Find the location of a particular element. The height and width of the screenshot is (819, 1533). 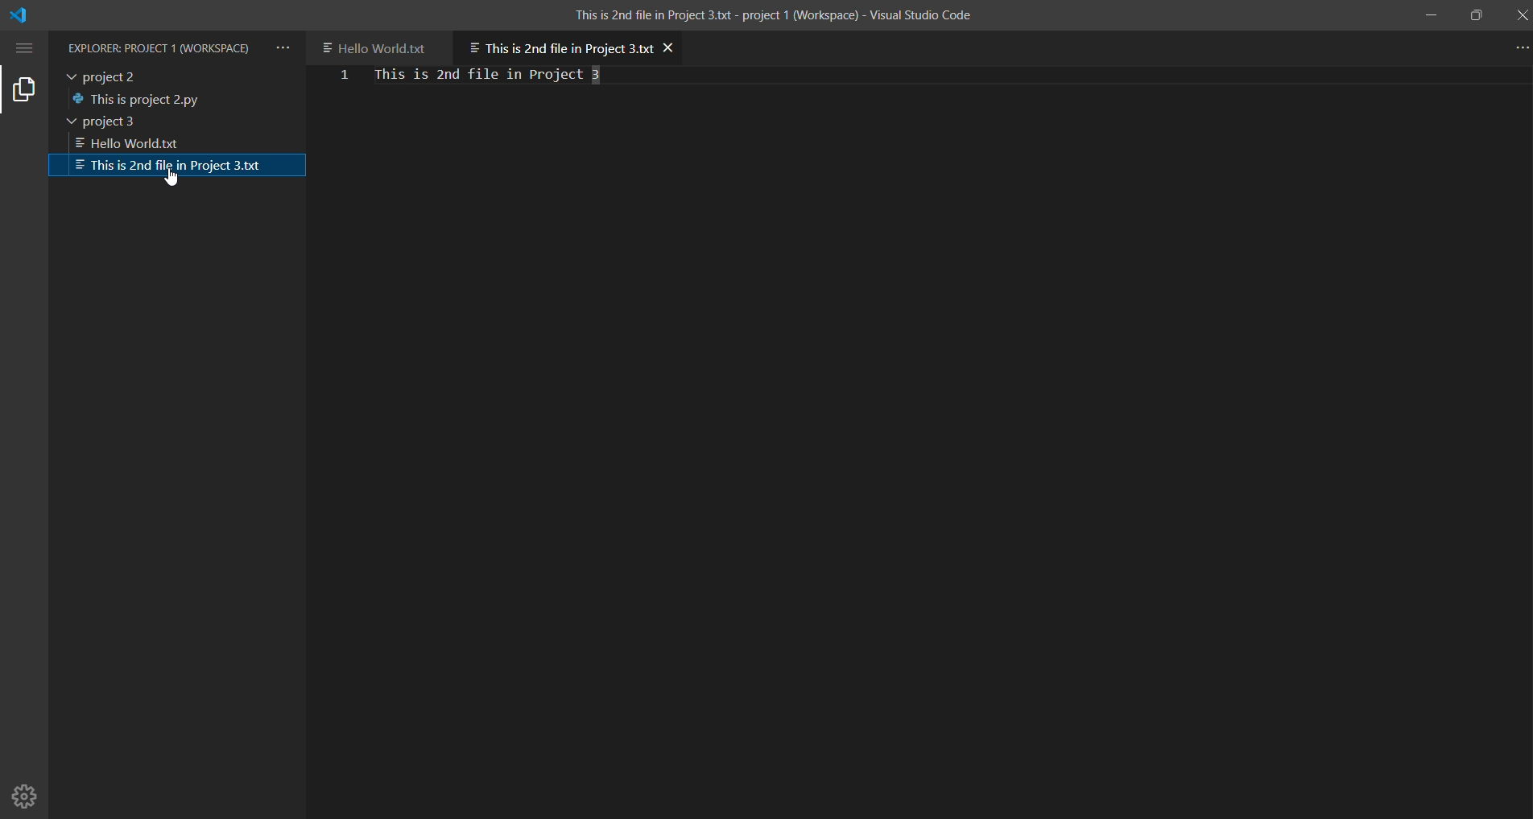

selected file is located at coordinates (178, 168).